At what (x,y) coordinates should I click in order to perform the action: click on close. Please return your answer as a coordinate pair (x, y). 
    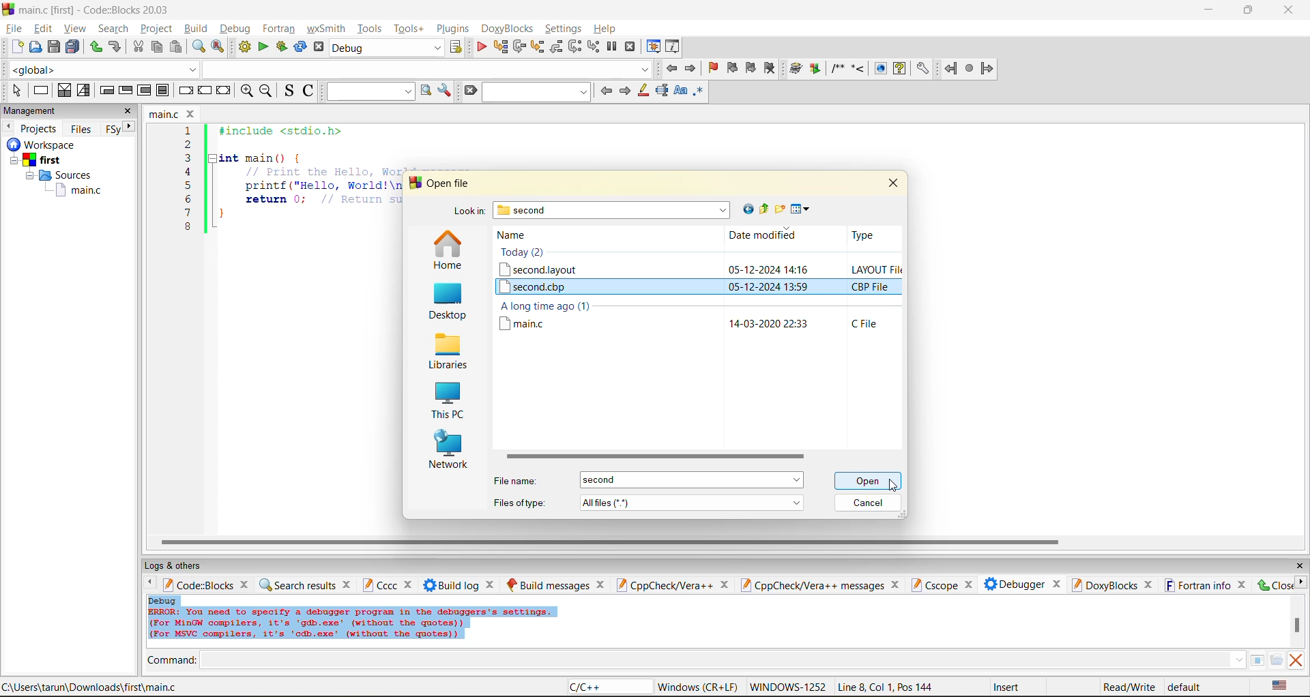
    Looking at the image, I should click on (192, 114).